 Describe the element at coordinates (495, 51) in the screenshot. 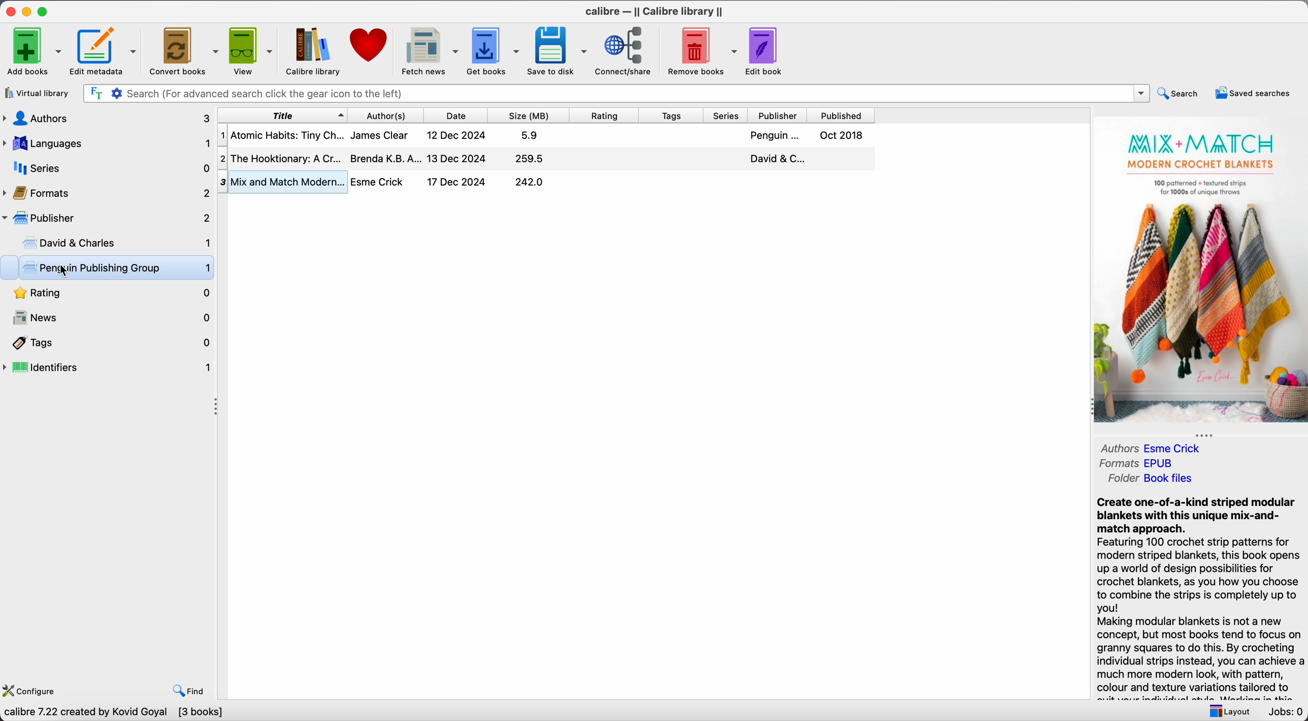

I see `get books` at that location.